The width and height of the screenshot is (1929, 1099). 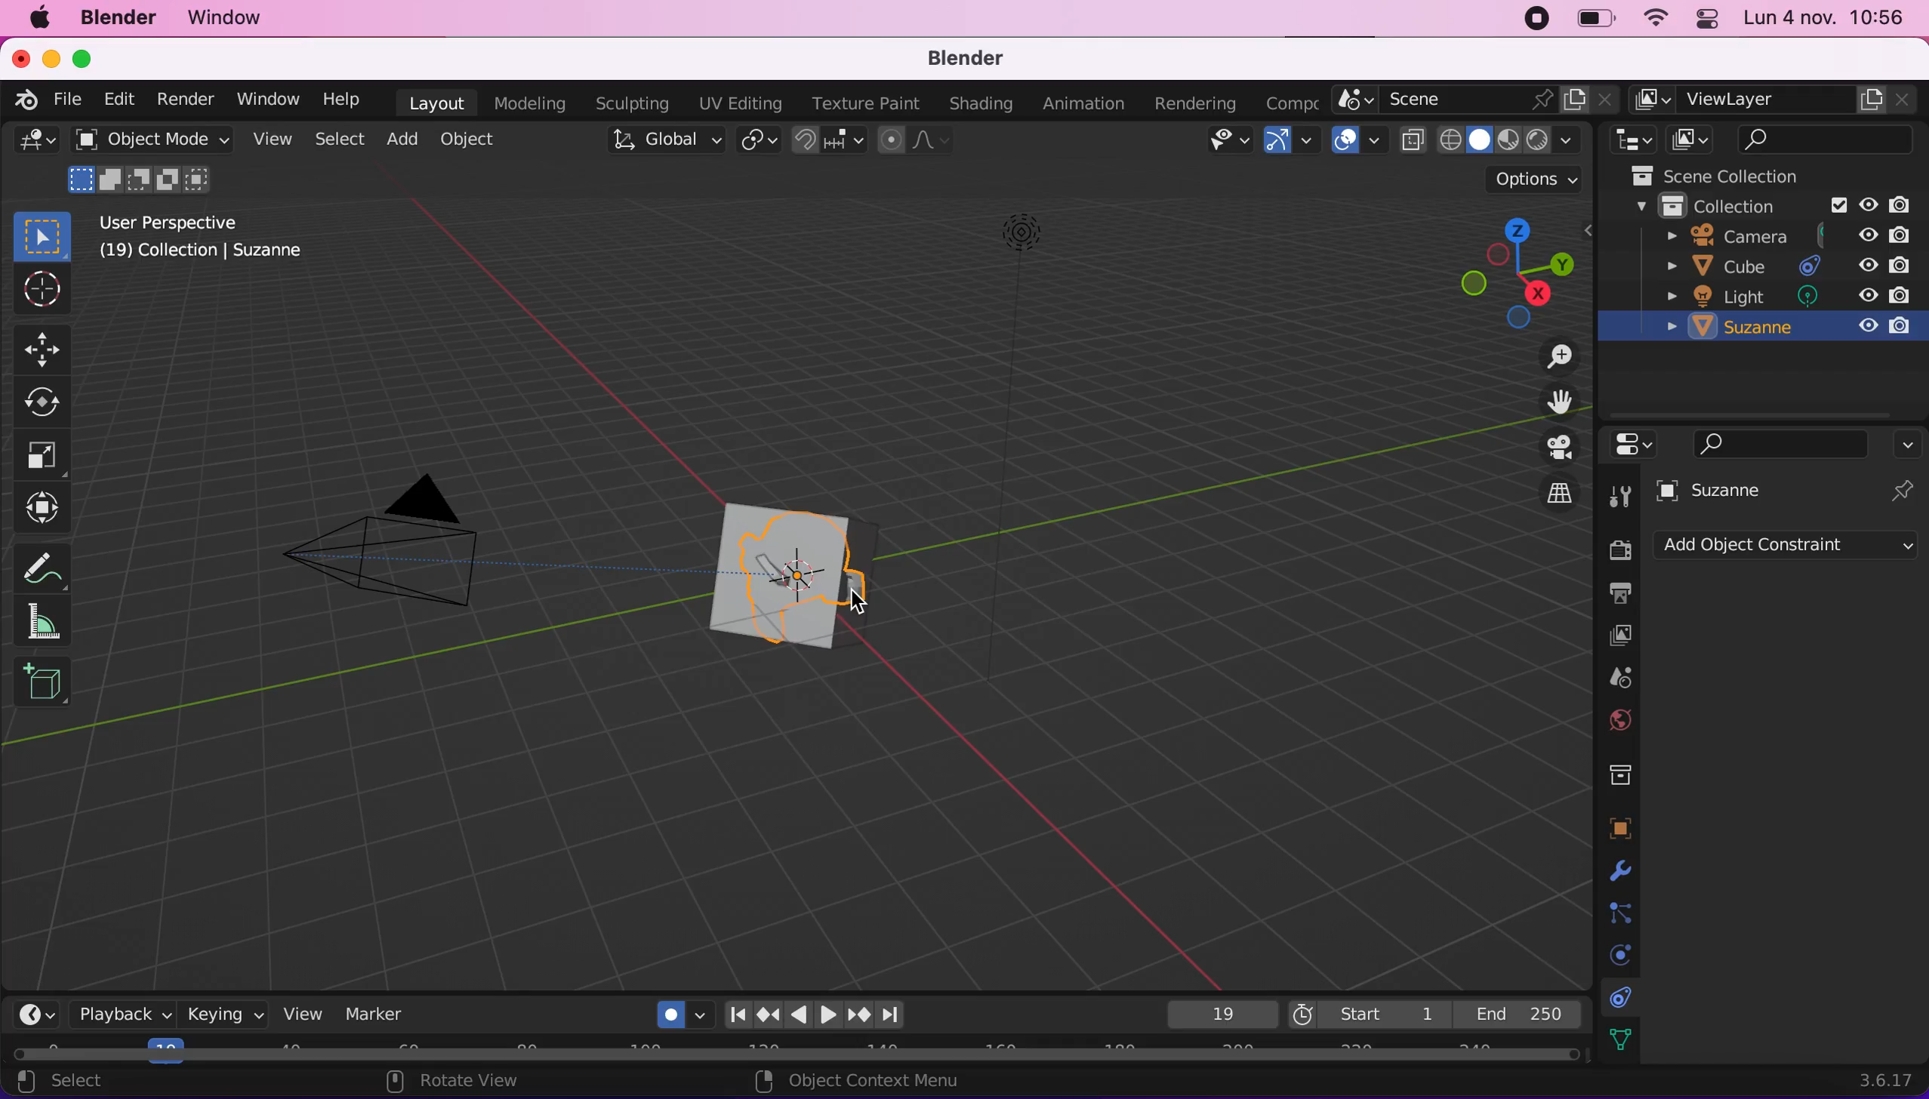 I want to click on rendered display, so click(x=1536, y=141).